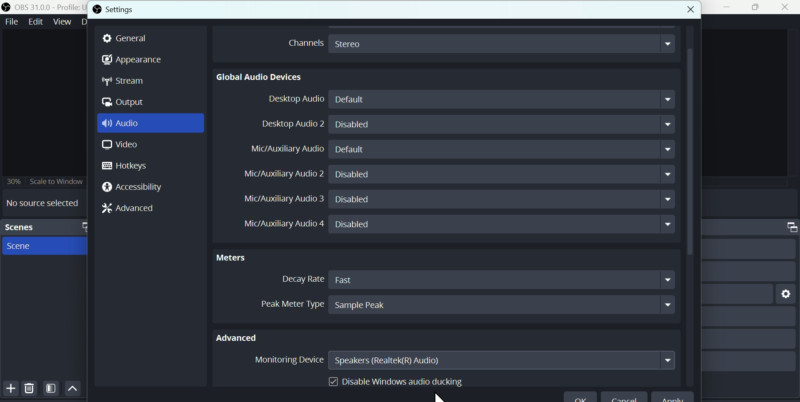 The height and width of the screenshot is (402, 800). Describe the element at coordinates (502, 124) in the screenshot. I see `Disabled` at that location.